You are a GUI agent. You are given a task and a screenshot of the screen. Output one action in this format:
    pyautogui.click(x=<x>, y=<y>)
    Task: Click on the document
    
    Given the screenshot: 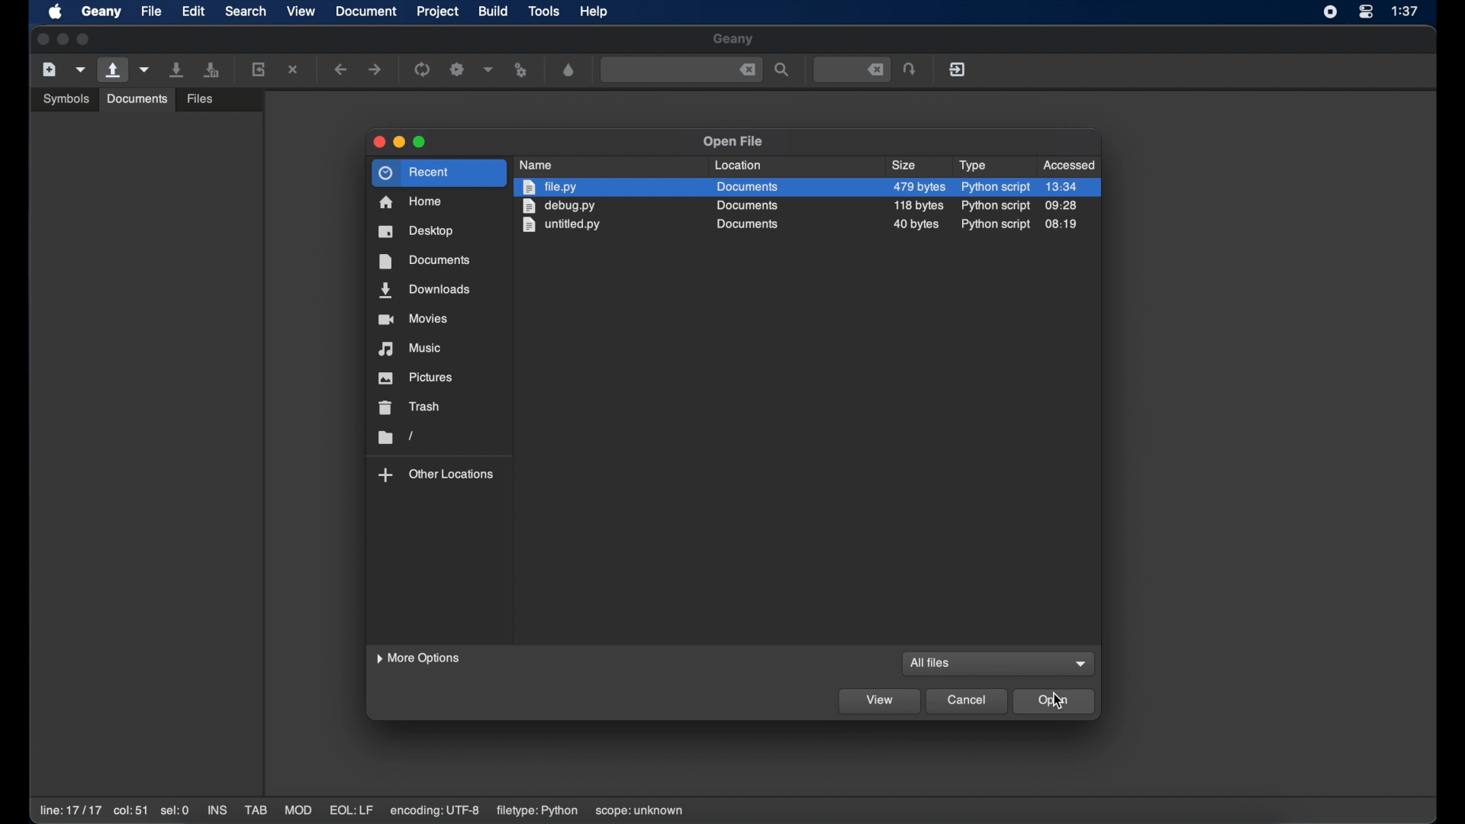 What is the action you would take?
    pyautogui.click(x=367, y=11)
    